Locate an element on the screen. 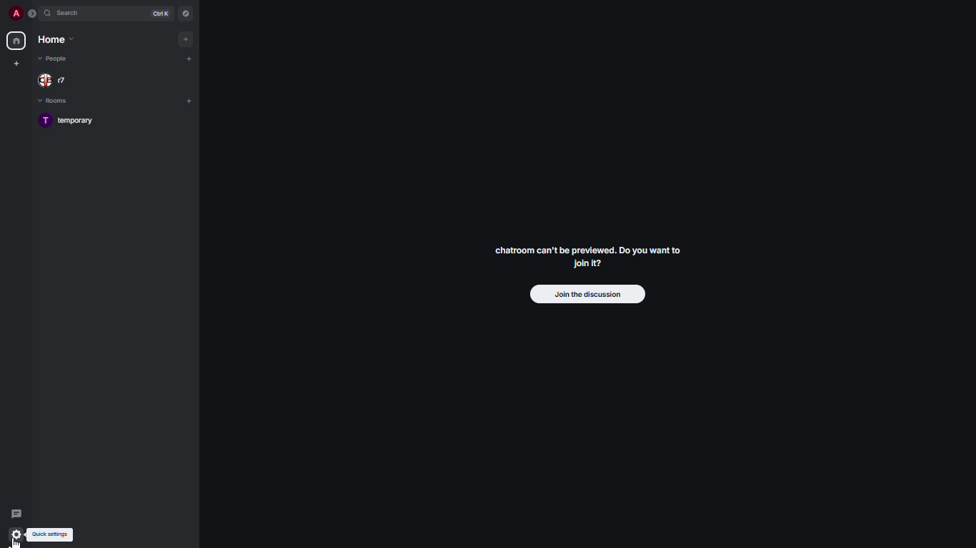 The image size is (976, 548). search is located at coordinates (70, 14).